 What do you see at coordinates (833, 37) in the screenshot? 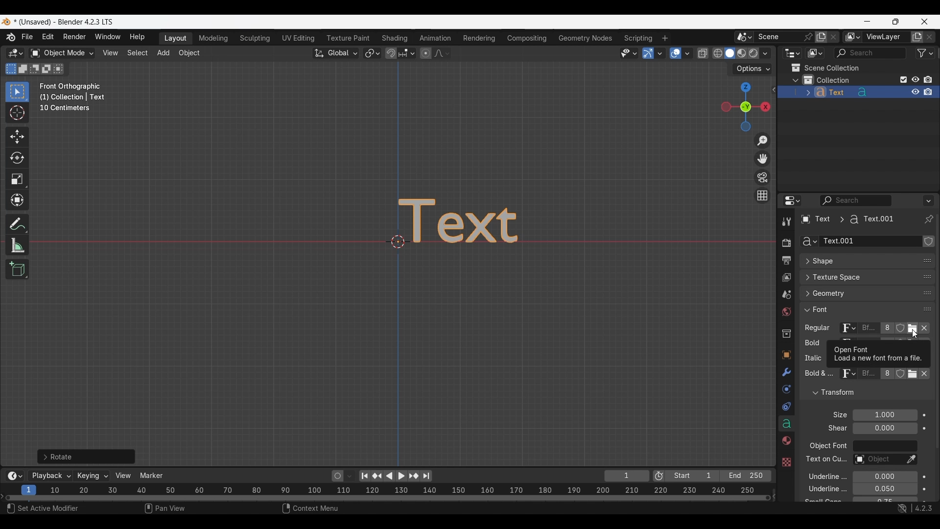
I see `Delete scene` at bounding box center [833, 37].